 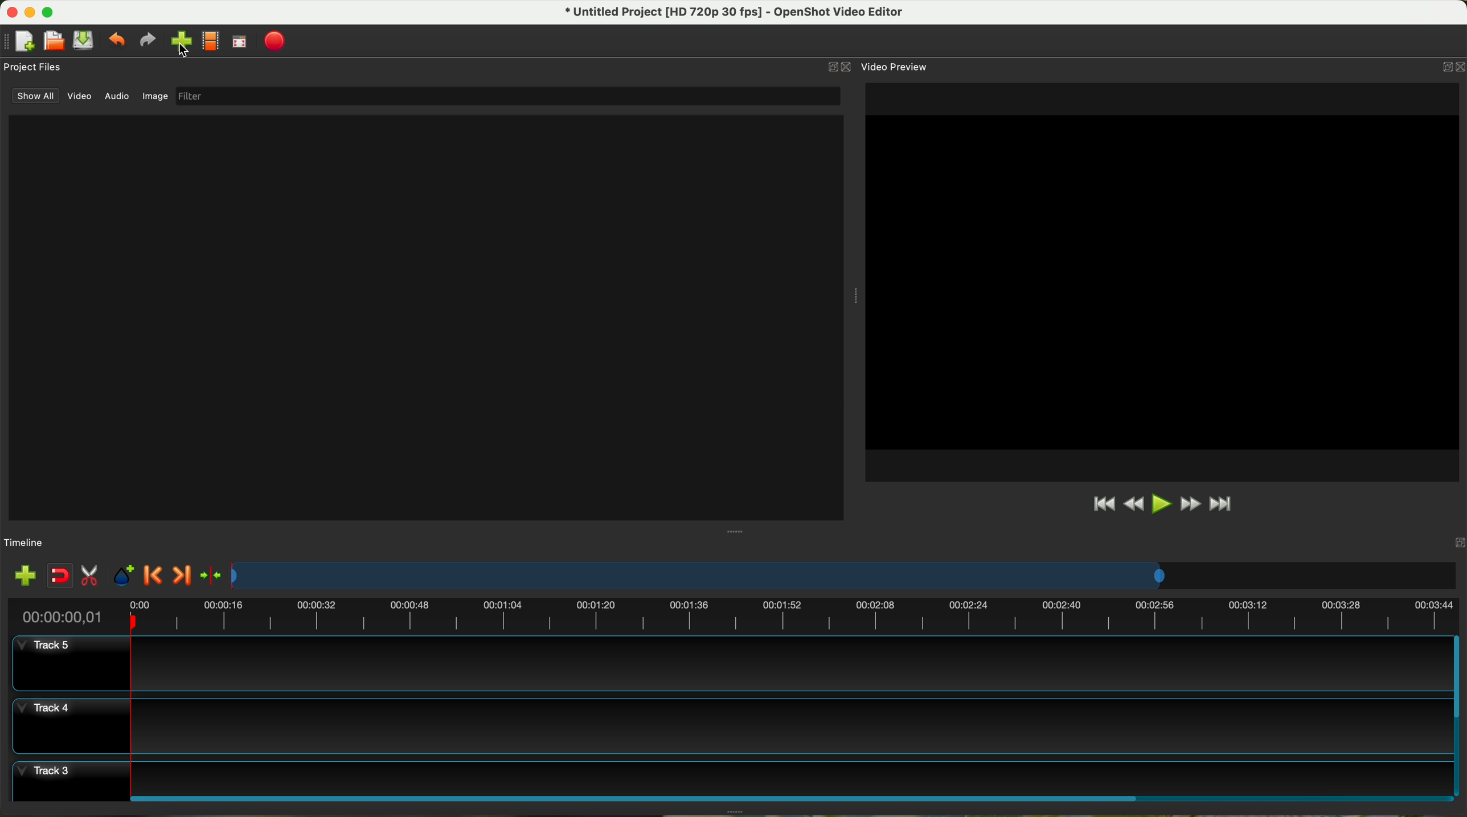 What do you see at coordinates (845, 576) in the screenshot?
I see `timeline` at bounding box center [845, 576].